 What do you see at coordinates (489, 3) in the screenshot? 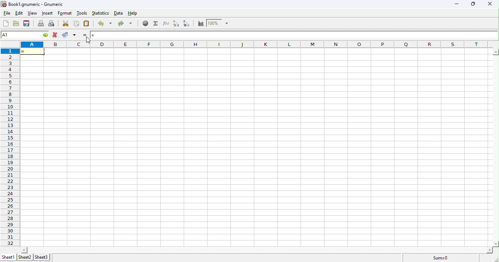
I see `close` at bounding box center [489, 3].